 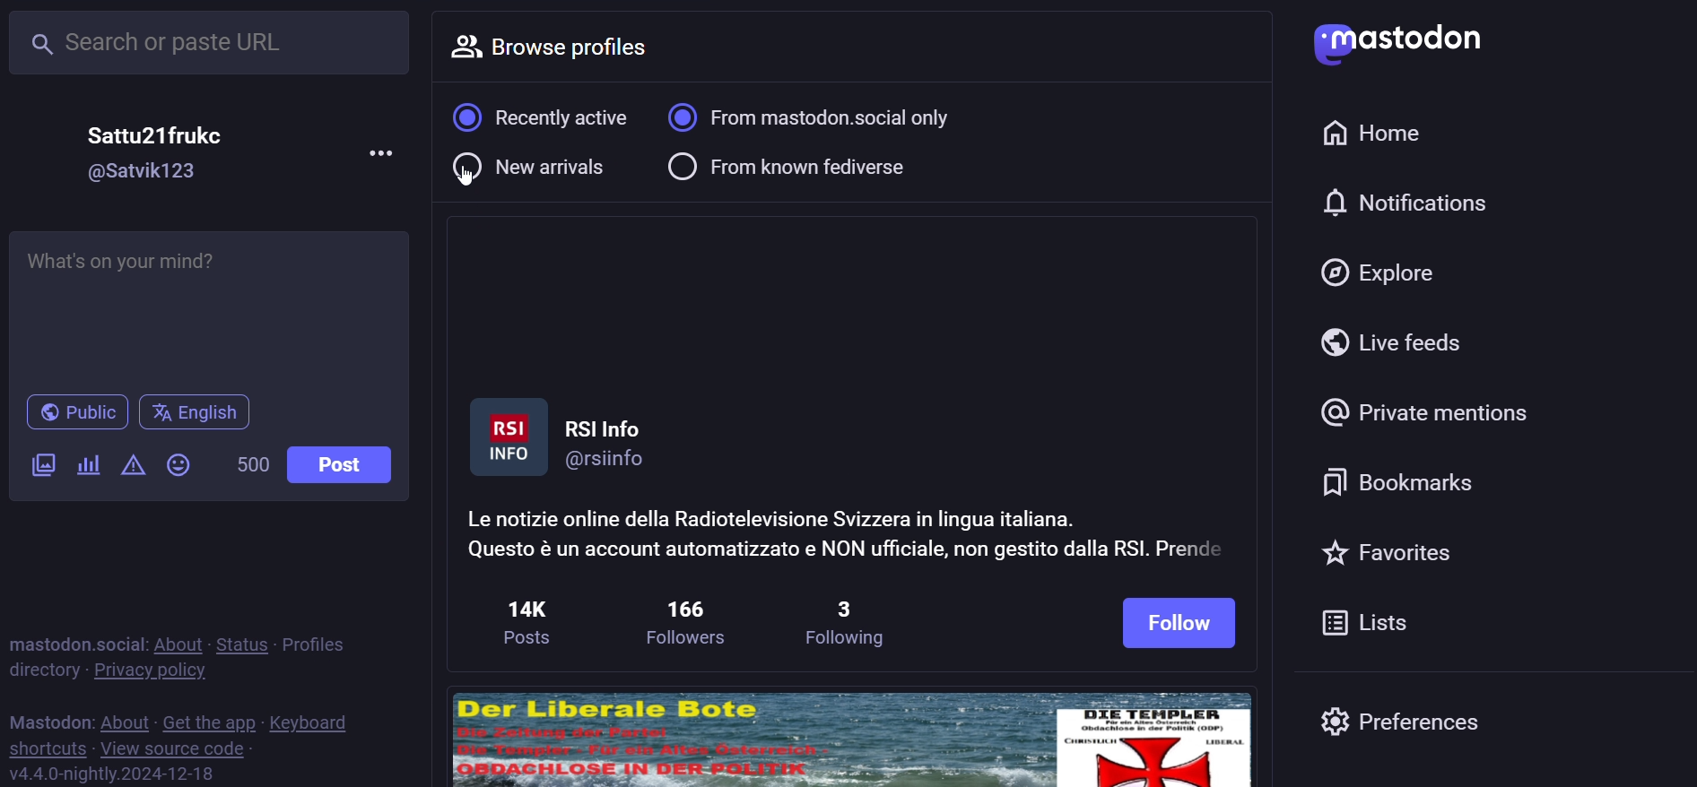 I want to click on profile picture, so click(x=508, y=433).